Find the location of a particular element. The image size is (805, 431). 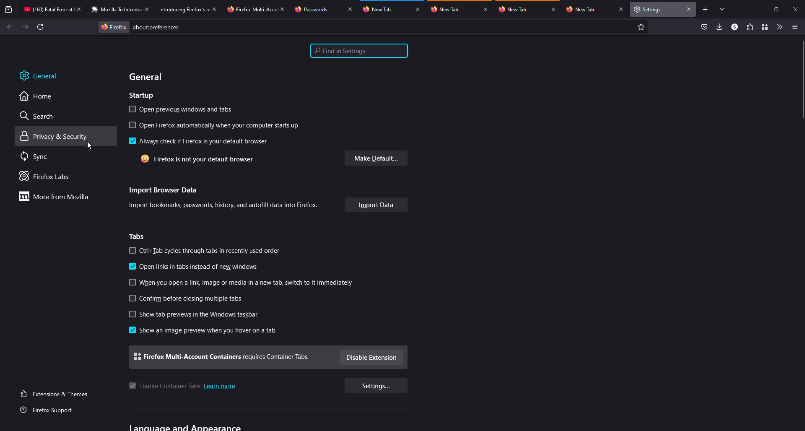

tab is located at coordinates (447, 9).